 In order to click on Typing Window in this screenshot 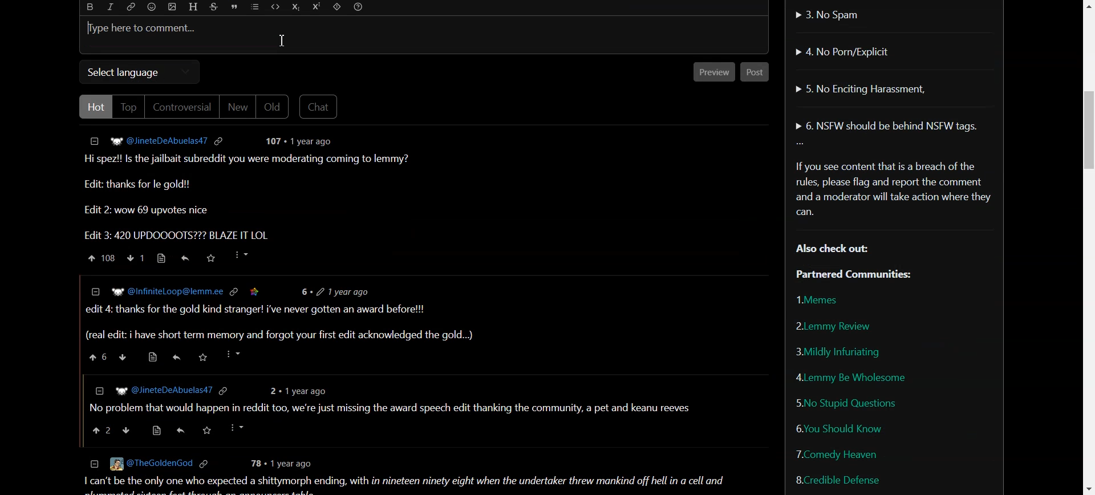, I will do `click(424, 37)`.